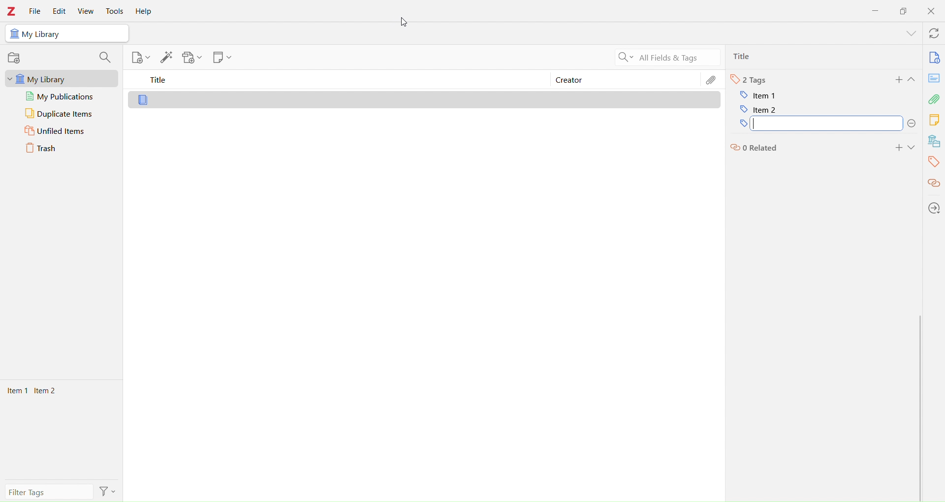 The width and height of the screenshot is (945, 502). I want to click on Edit, so click(58, 9).